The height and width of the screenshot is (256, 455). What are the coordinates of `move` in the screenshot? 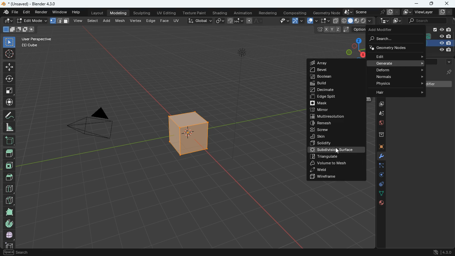 It's located at (9, 67).